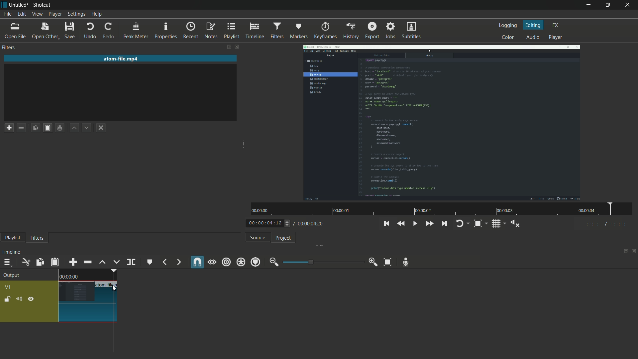  I want to click on ripple delete, so click(87, 262).